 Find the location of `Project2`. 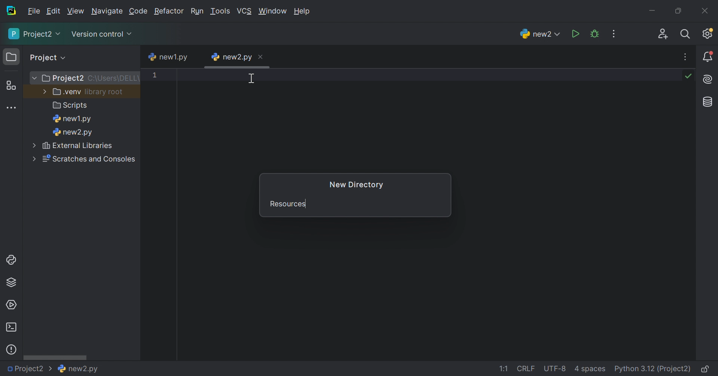

Project2 is located at coordinates (63, 78).